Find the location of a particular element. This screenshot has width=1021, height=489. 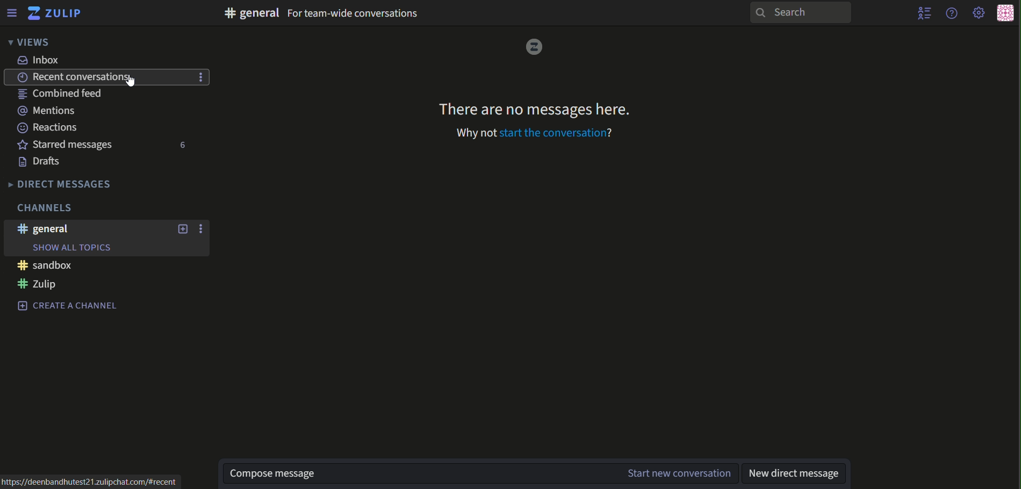

text is located at coordinates (44, 229).